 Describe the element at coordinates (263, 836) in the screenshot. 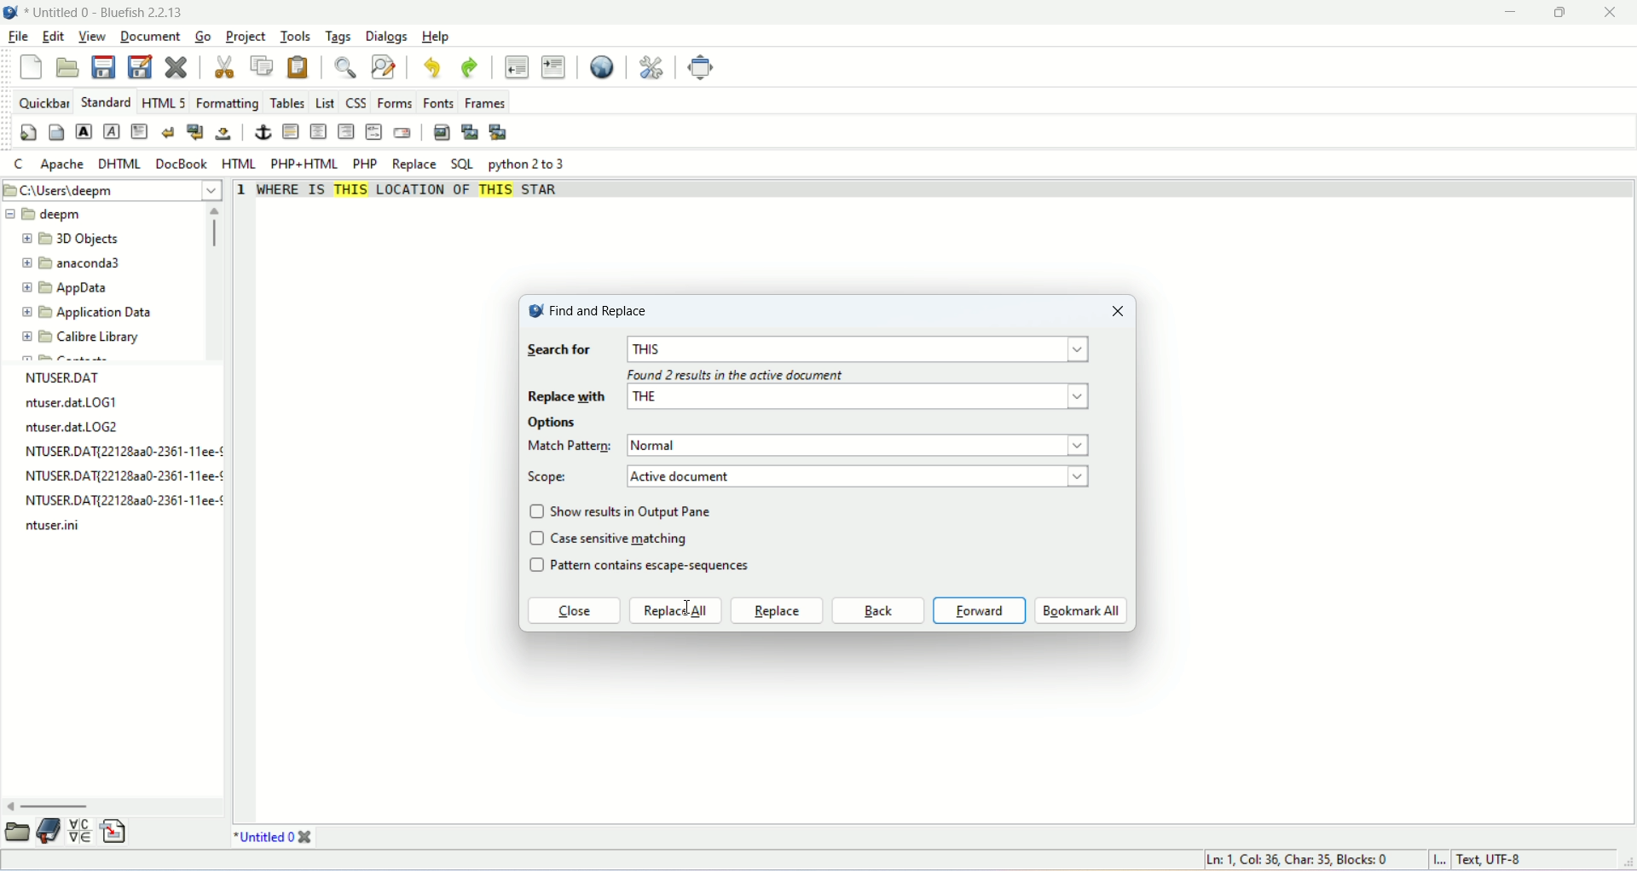

I see `Untitled` at that location.